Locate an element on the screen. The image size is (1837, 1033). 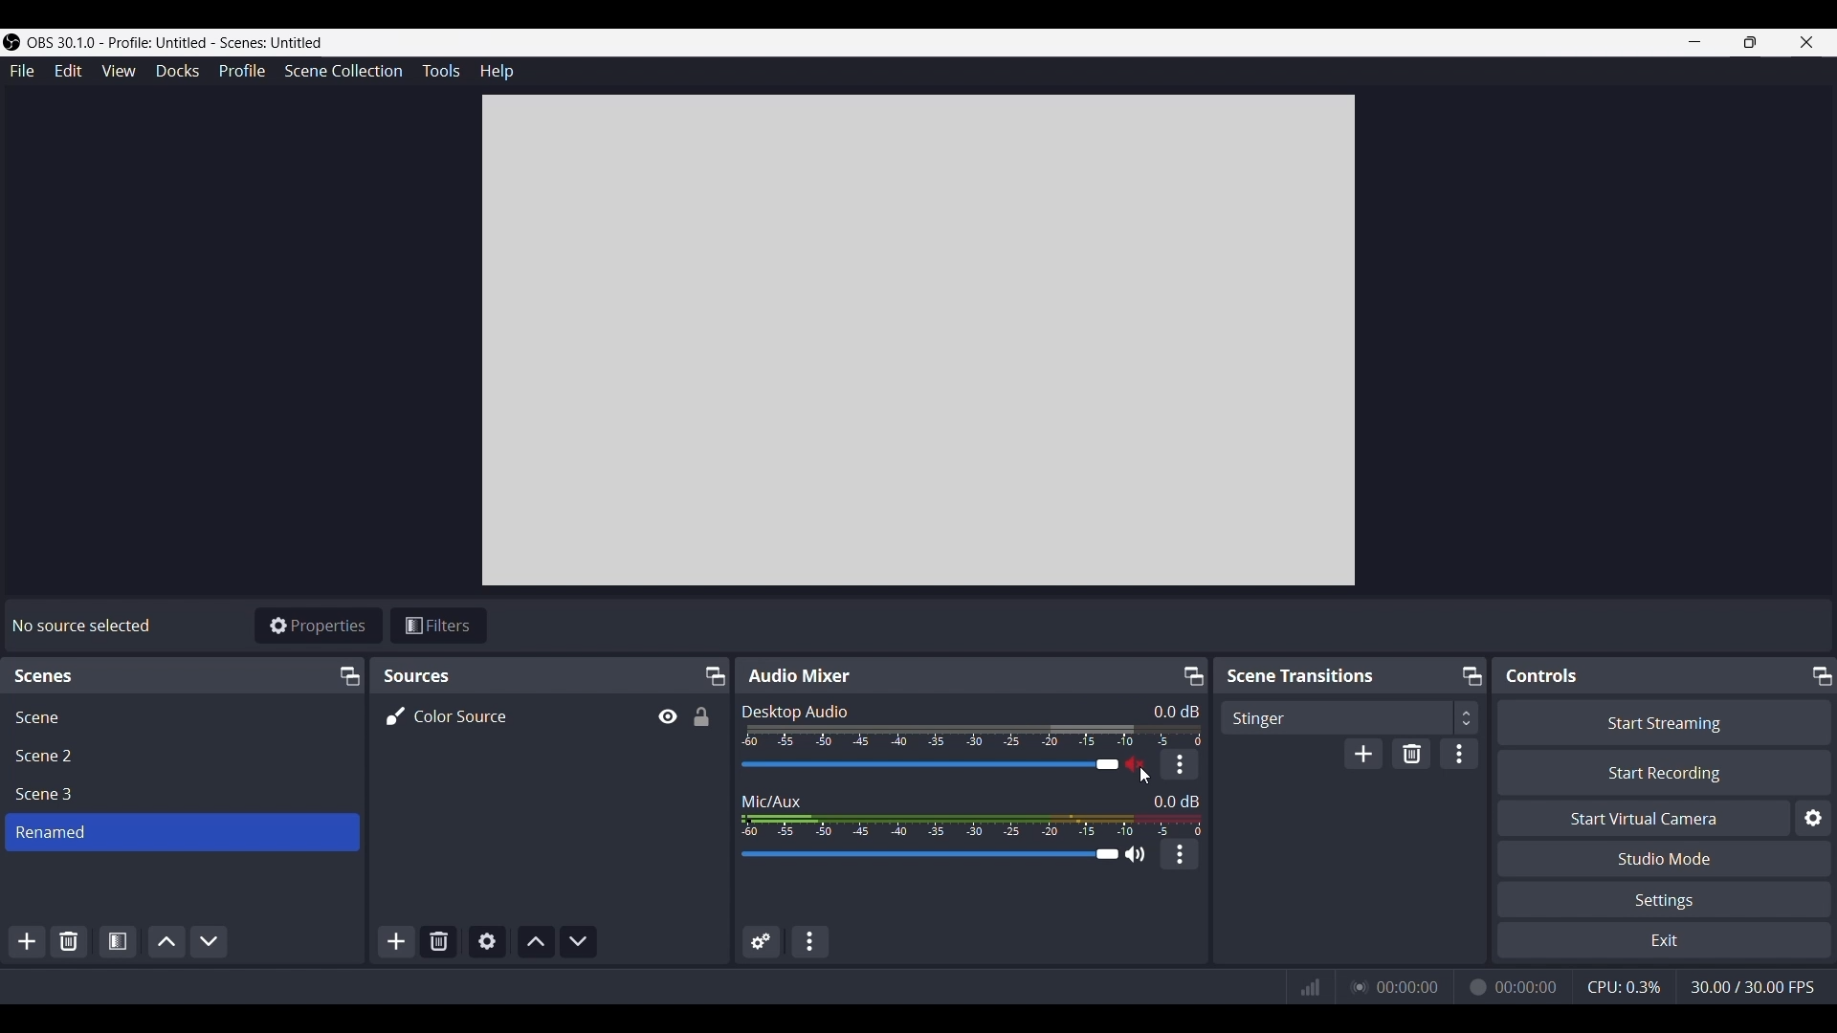
Docks is located at coordinates (178, 72).